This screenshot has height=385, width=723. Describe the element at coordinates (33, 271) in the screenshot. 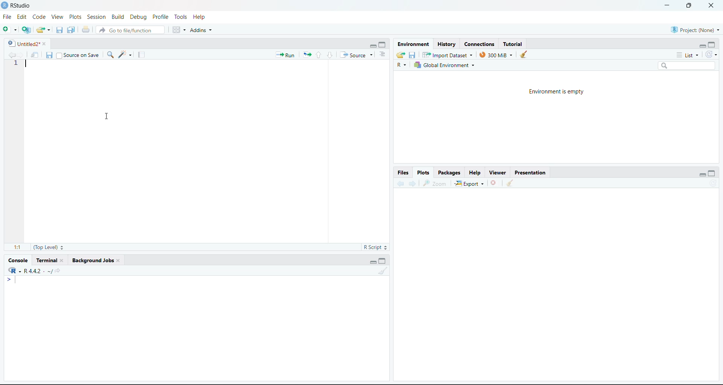

I see `®R-R442. ~/` at that location.